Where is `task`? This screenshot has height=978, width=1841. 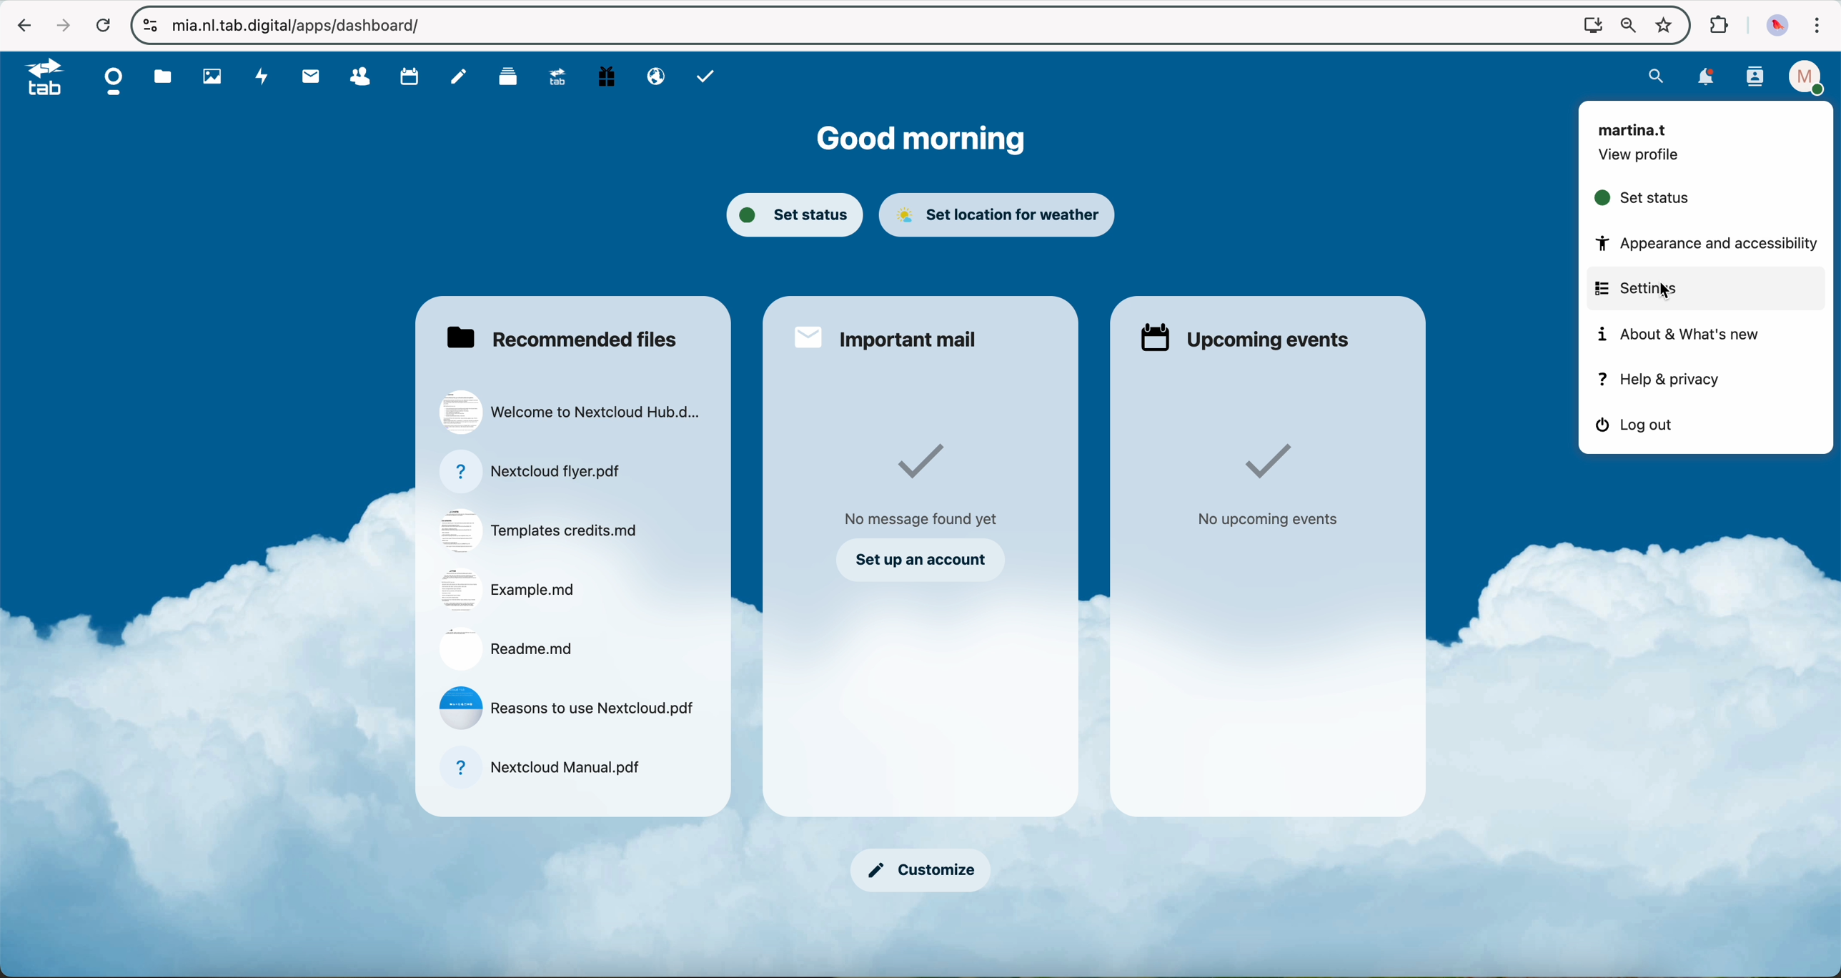 task is located at coordinates (708, 78).